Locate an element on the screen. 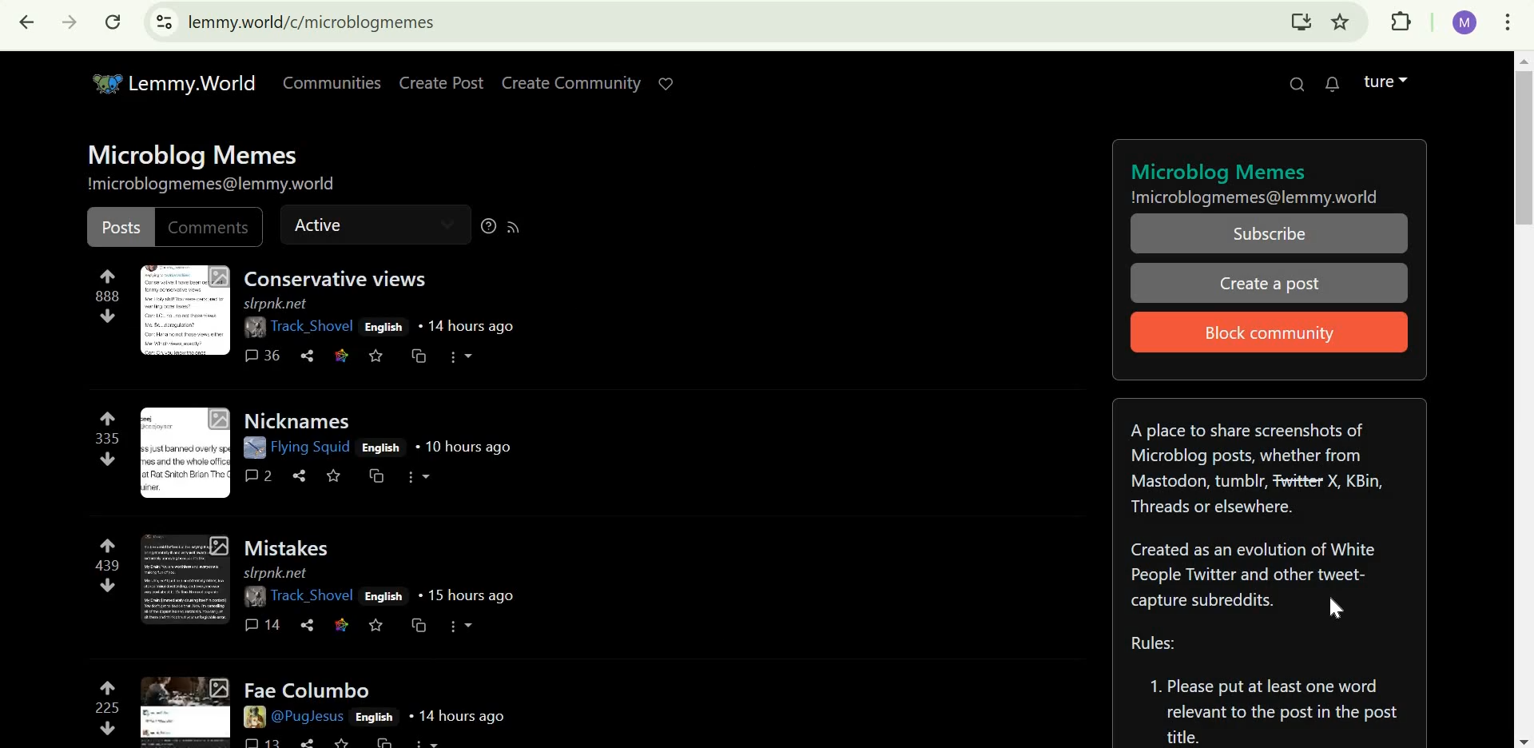  14 comments is located at coordinates (264, 624).